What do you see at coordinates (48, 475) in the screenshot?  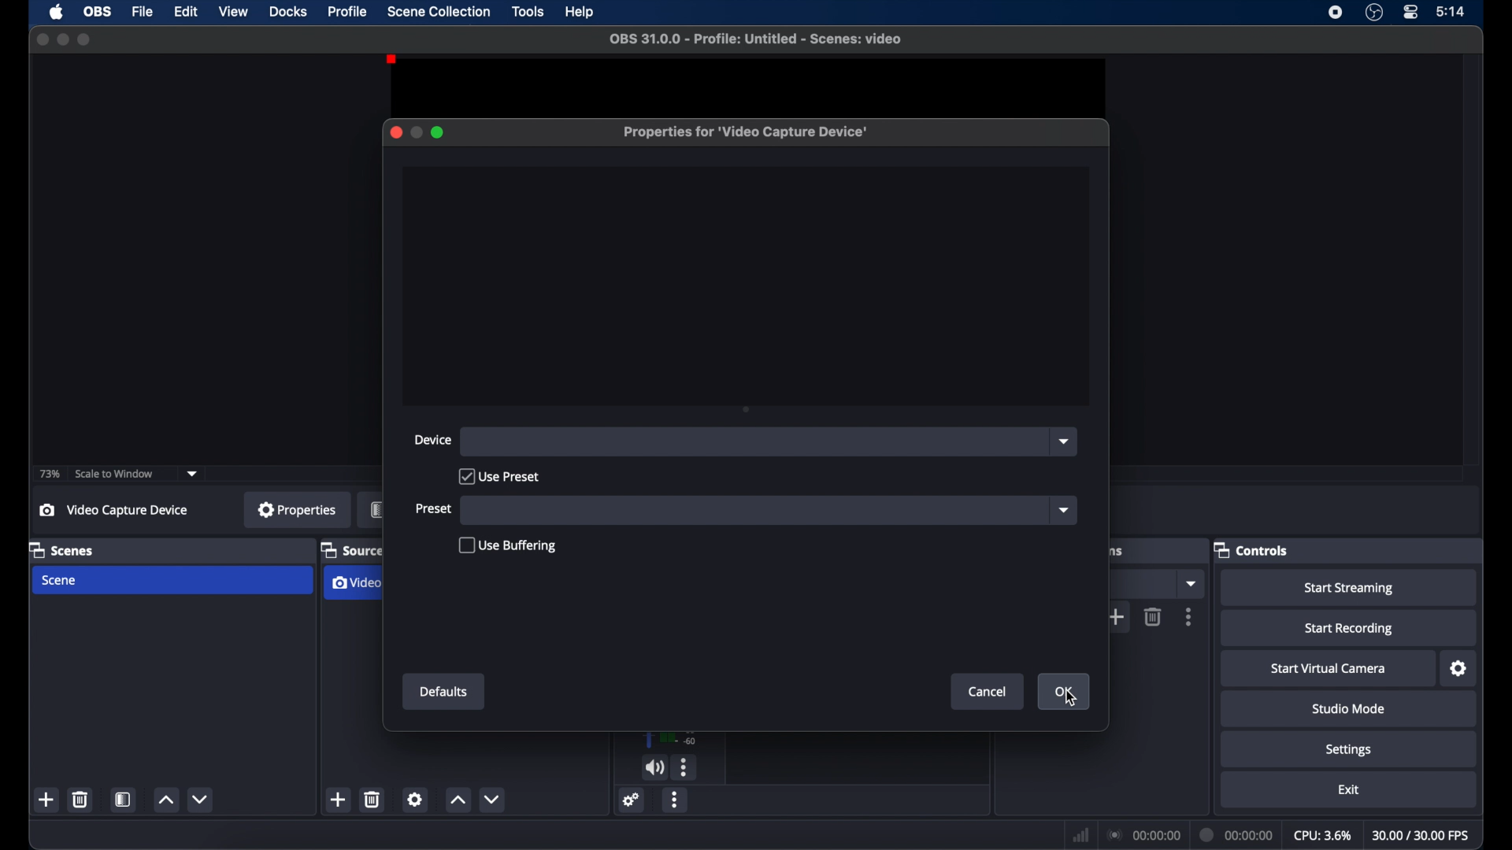 I see `73%` at bounding box center [48, 475].